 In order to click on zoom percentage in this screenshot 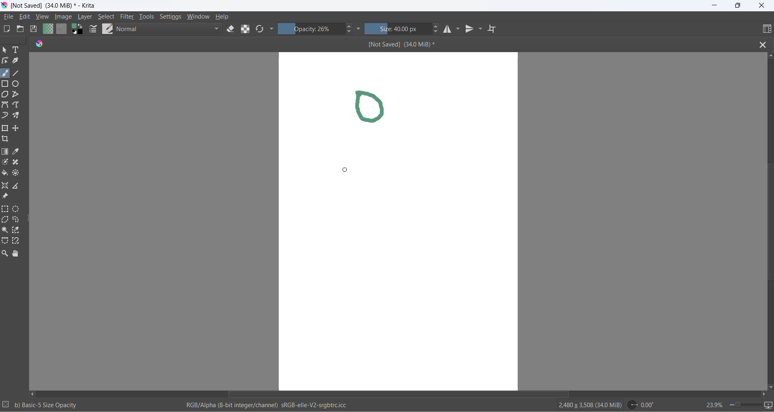, I will do `click(709, 404)`.